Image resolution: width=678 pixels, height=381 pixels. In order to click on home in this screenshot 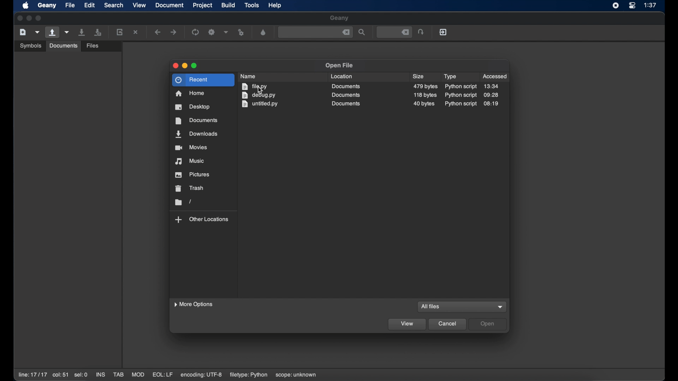, I will do `click(190, 93)`.